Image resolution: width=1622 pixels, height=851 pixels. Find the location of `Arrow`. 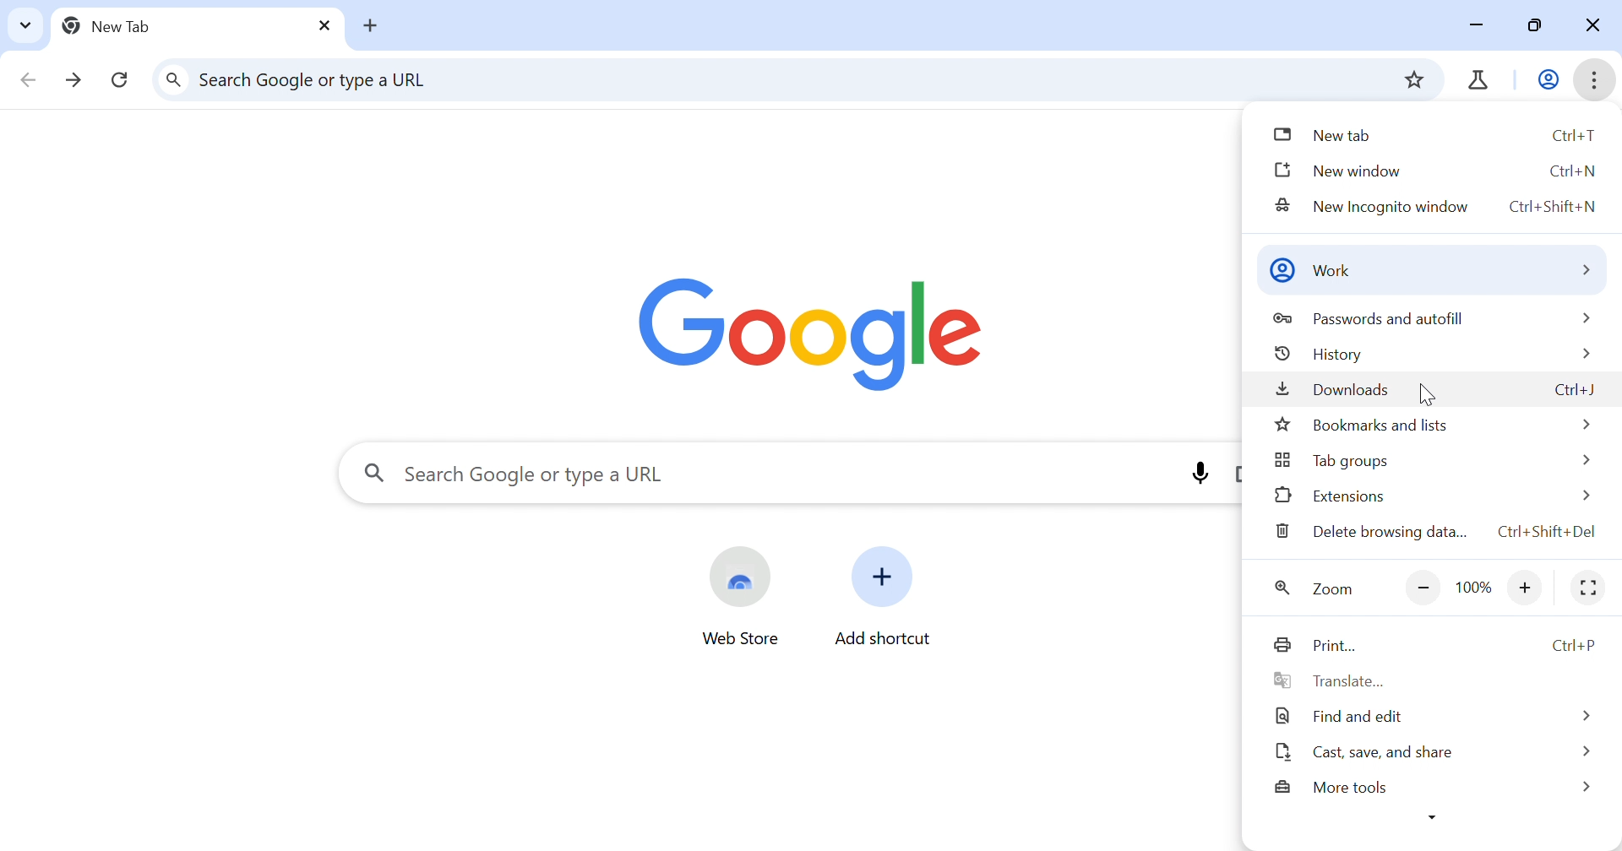

Arrow is located at coordinates (1584, 317).